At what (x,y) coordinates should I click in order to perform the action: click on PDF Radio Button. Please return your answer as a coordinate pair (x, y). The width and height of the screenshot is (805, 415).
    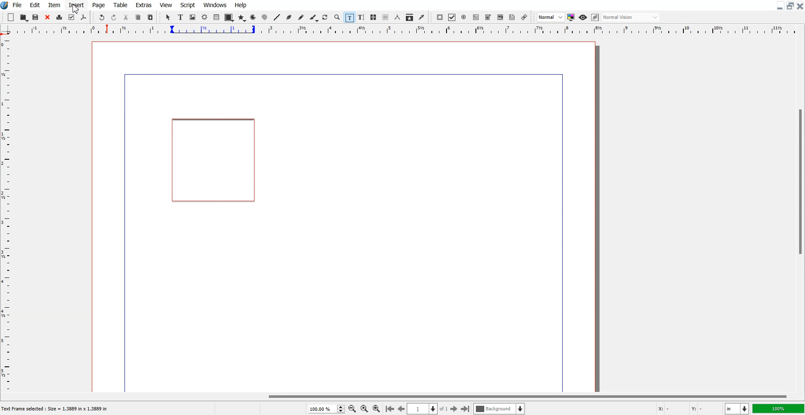
    Looking at the image, I should click on (464, 17).